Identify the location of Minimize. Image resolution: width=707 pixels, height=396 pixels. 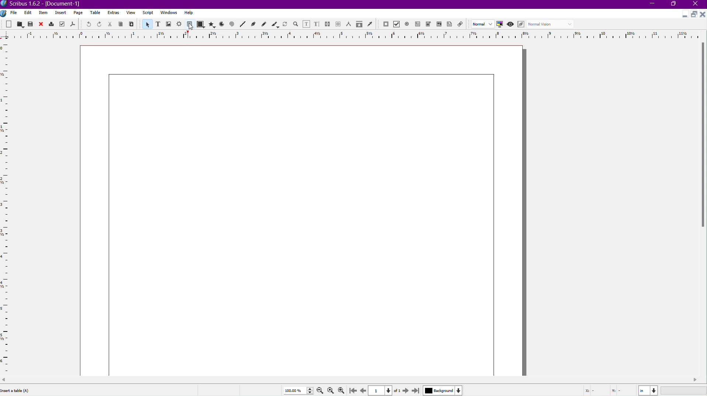
(653, 4).